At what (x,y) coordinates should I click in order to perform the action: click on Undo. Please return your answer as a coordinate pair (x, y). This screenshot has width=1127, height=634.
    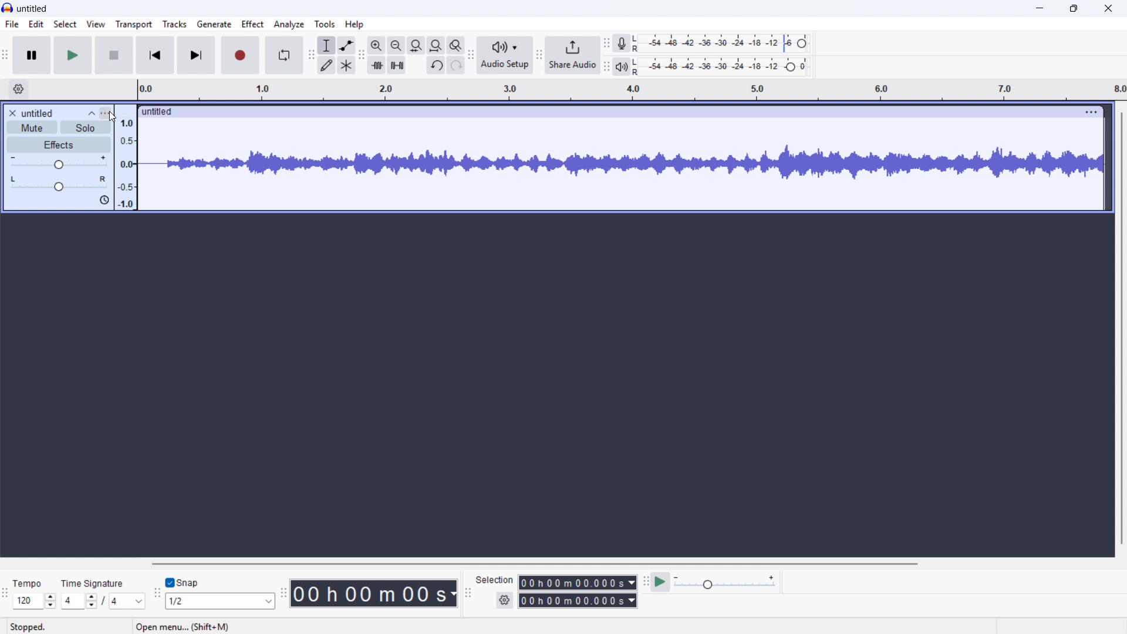
    Looking at the image, I should click on (436, 66).